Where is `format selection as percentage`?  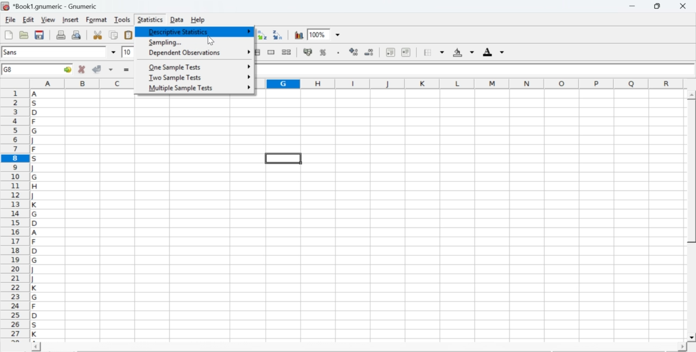
format selection as percentage is located at coordinates (322, 52).